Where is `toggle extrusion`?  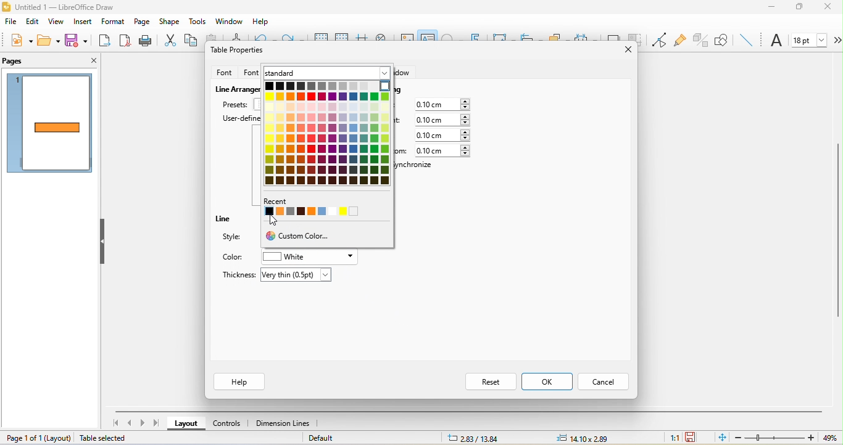 toggle extrusion is located at coordinates (699, 39).